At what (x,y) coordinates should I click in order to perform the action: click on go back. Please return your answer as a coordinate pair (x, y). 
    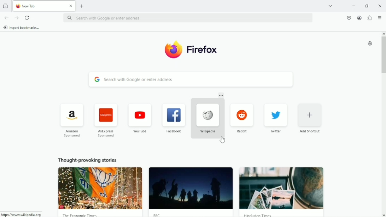
    Looking at the image, I should click on (6, 17).